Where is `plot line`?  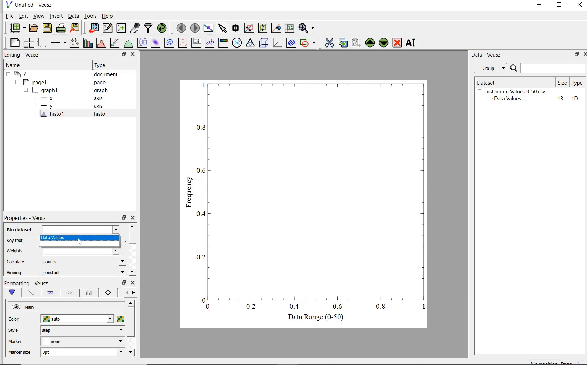
plot line is located at coordinates (31, 293).